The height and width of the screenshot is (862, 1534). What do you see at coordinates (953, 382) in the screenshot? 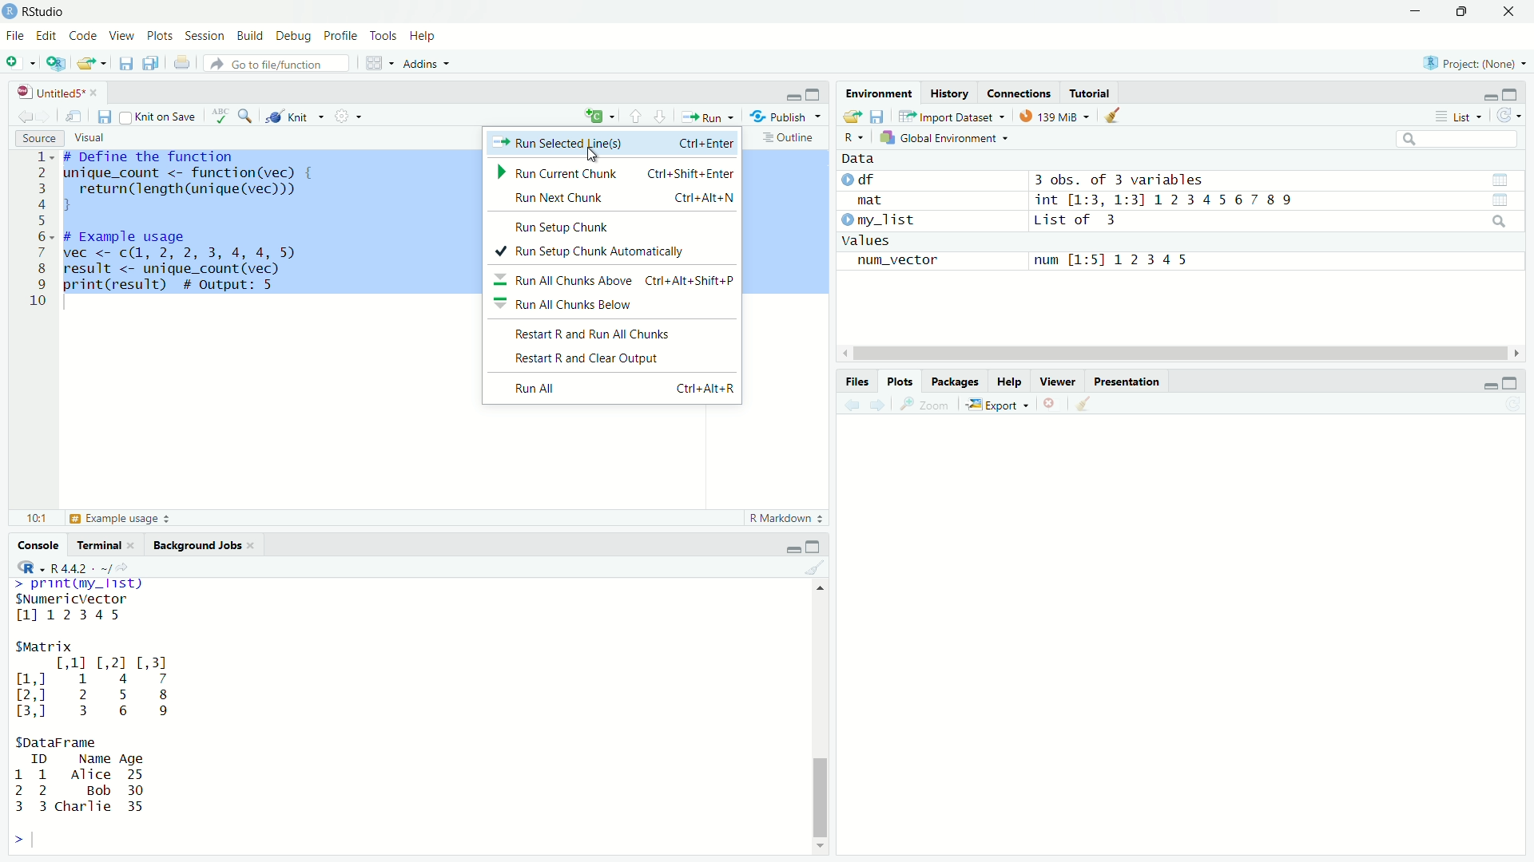
I see `Packages` at bounding box center [953, 382].